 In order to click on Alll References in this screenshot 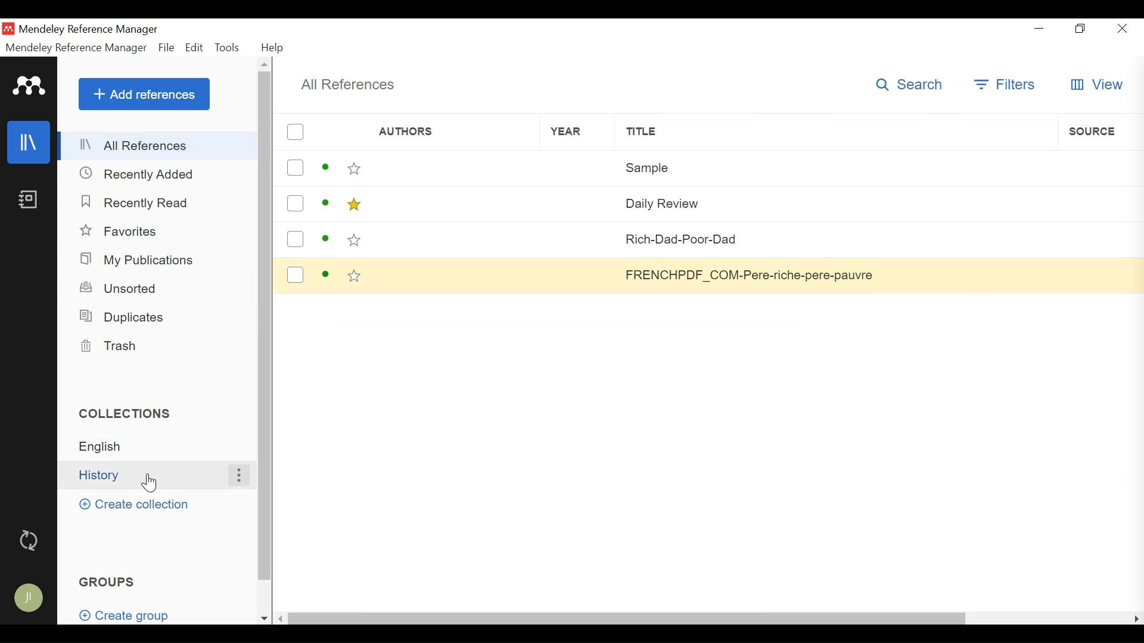, I will do `click(158, 146)`.